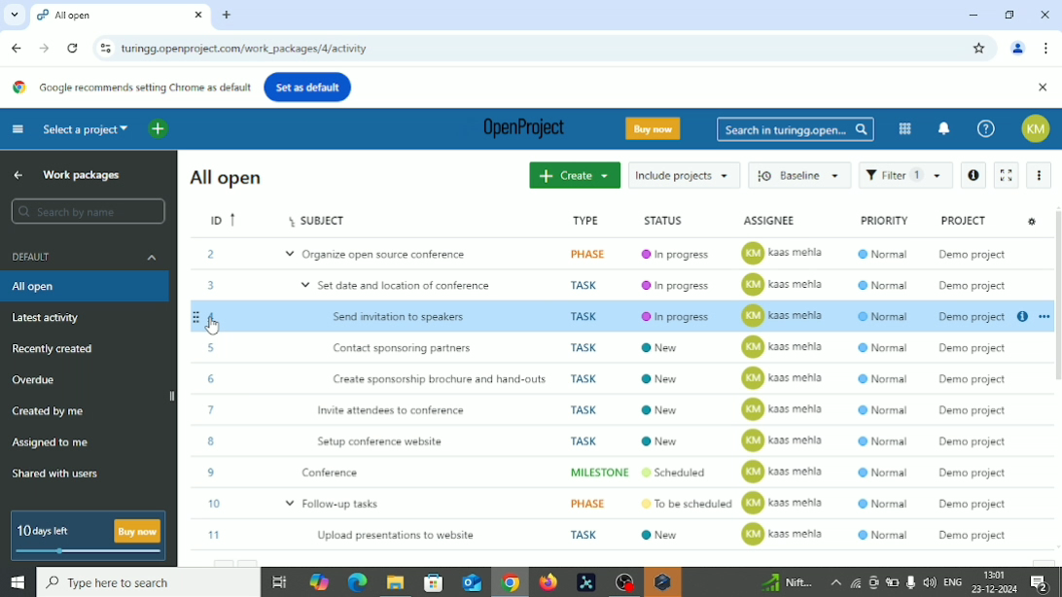 The image size is (1062, 597). I want to click on Pymol, so click(586, 583).